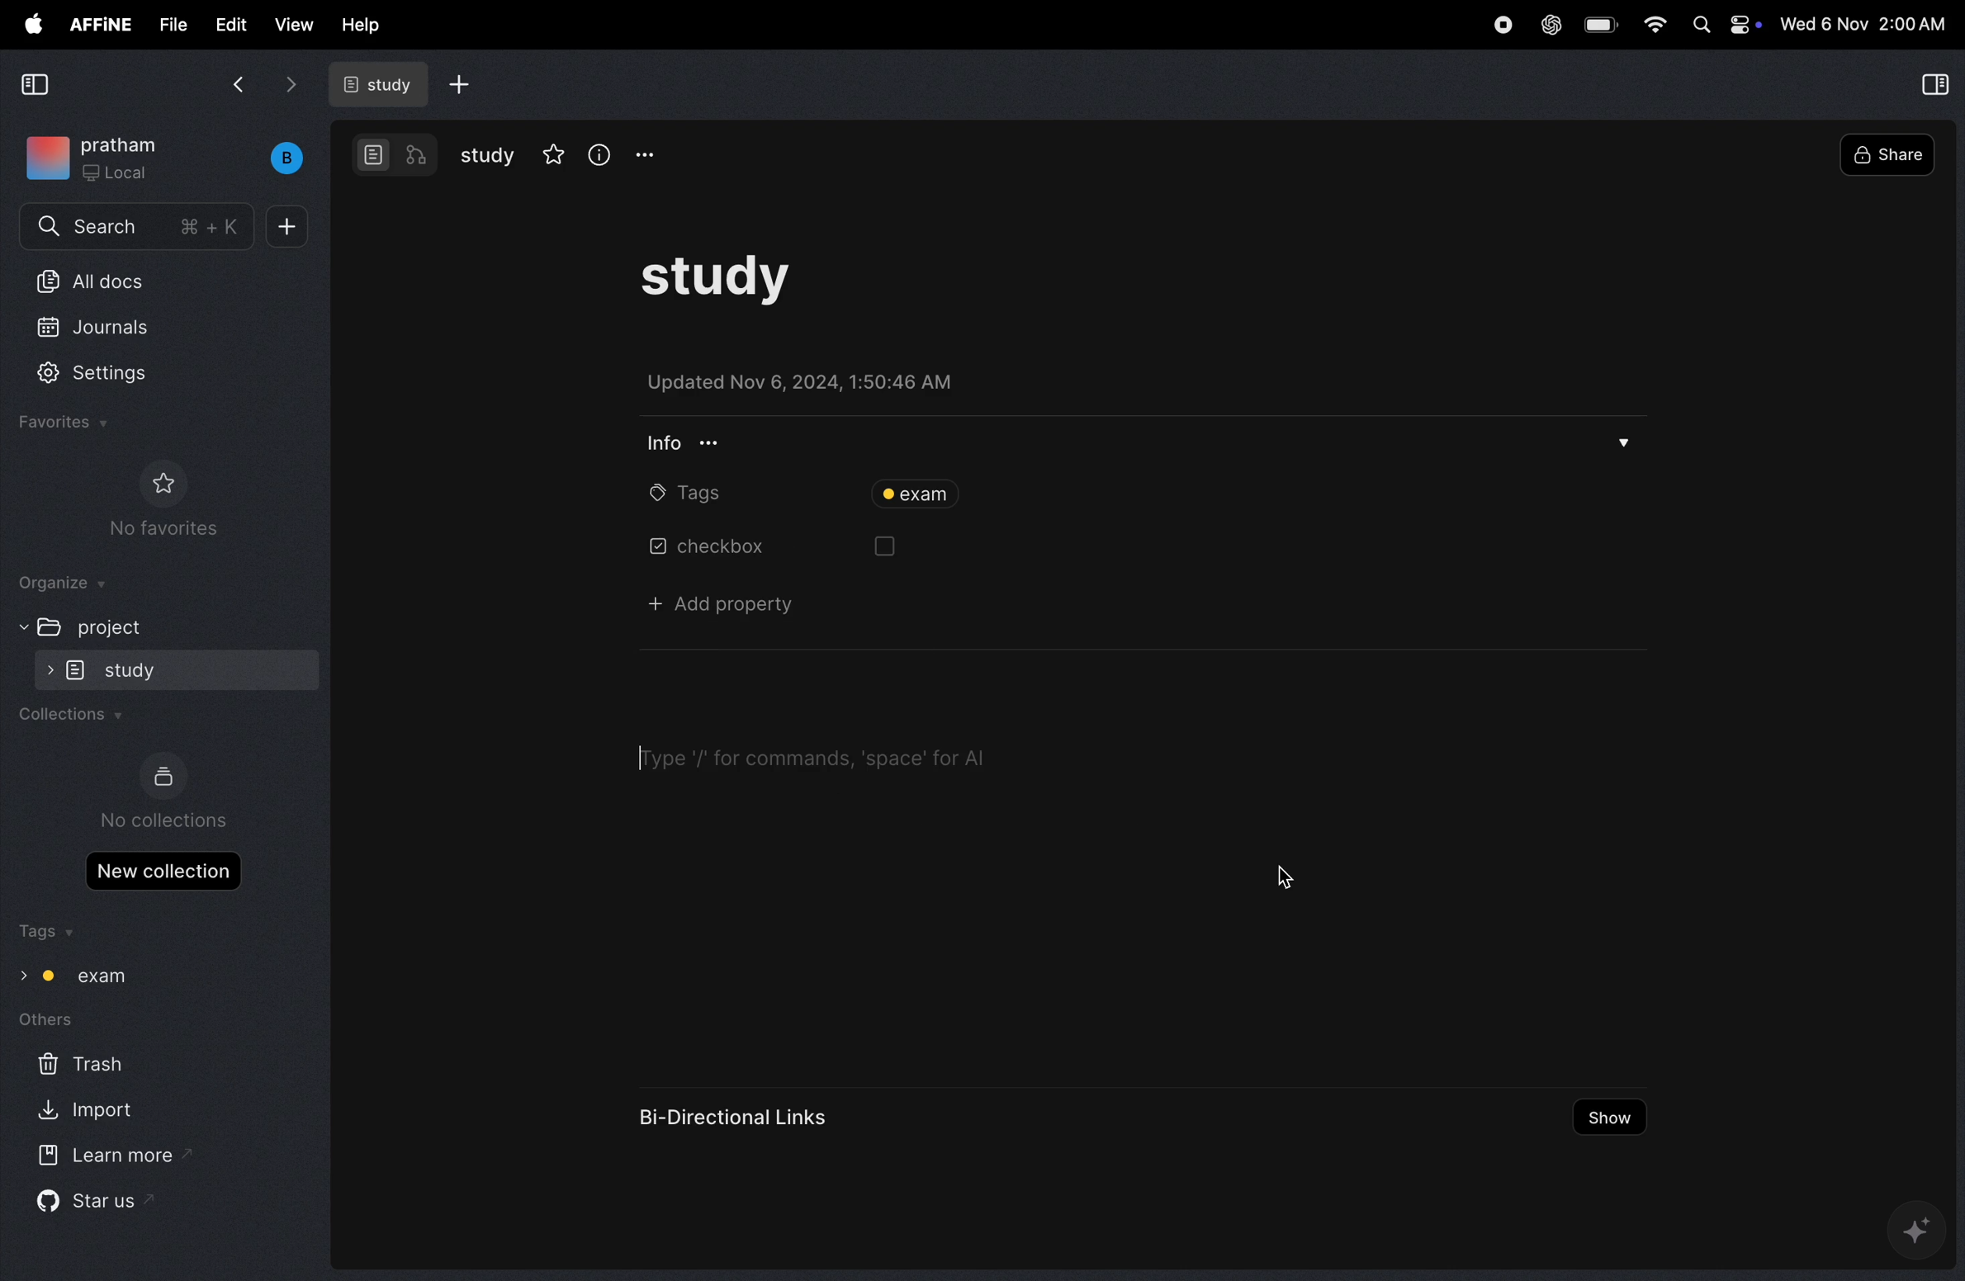 The height and width of the screenshot is (1281, 1965). I want to click on no favourites, so click(173, 499).